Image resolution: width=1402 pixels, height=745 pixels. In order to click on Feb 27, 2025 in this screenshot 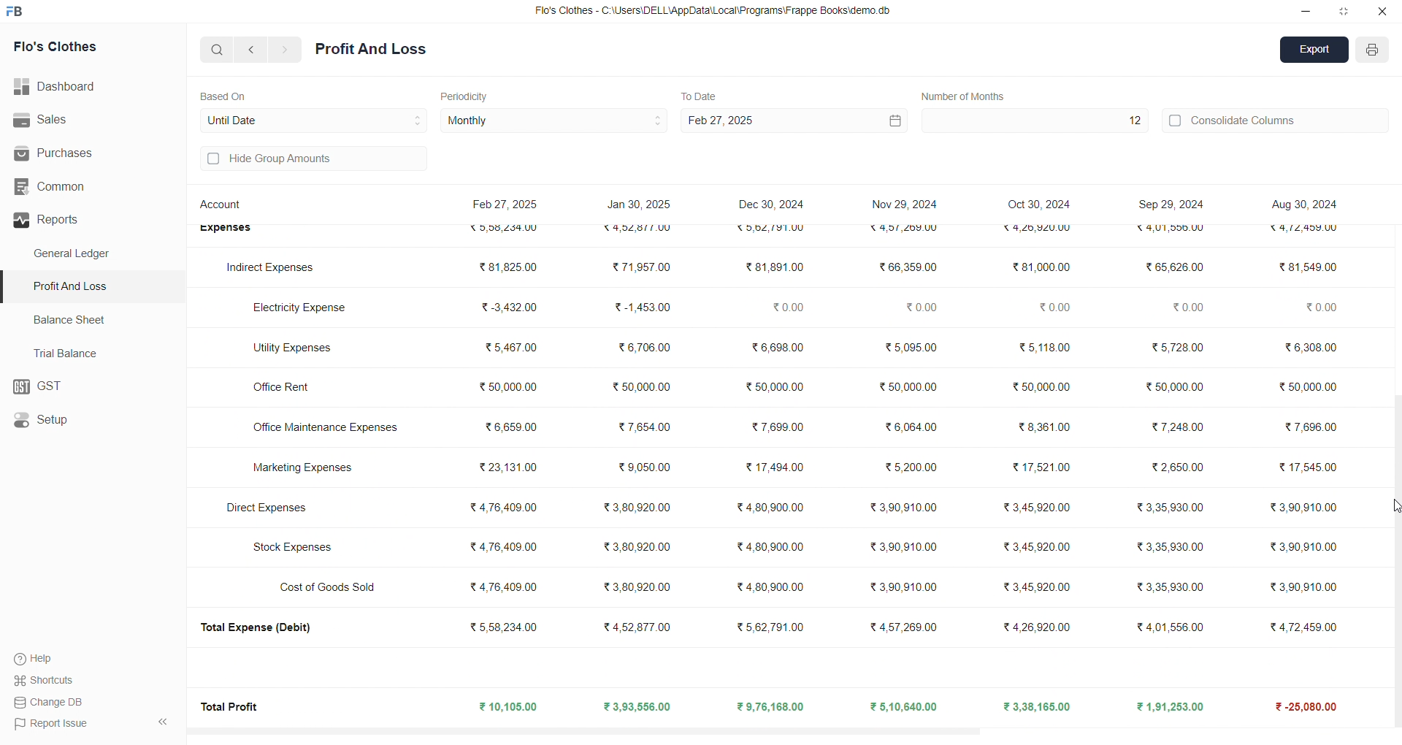, I will do `click(792, 121)`.